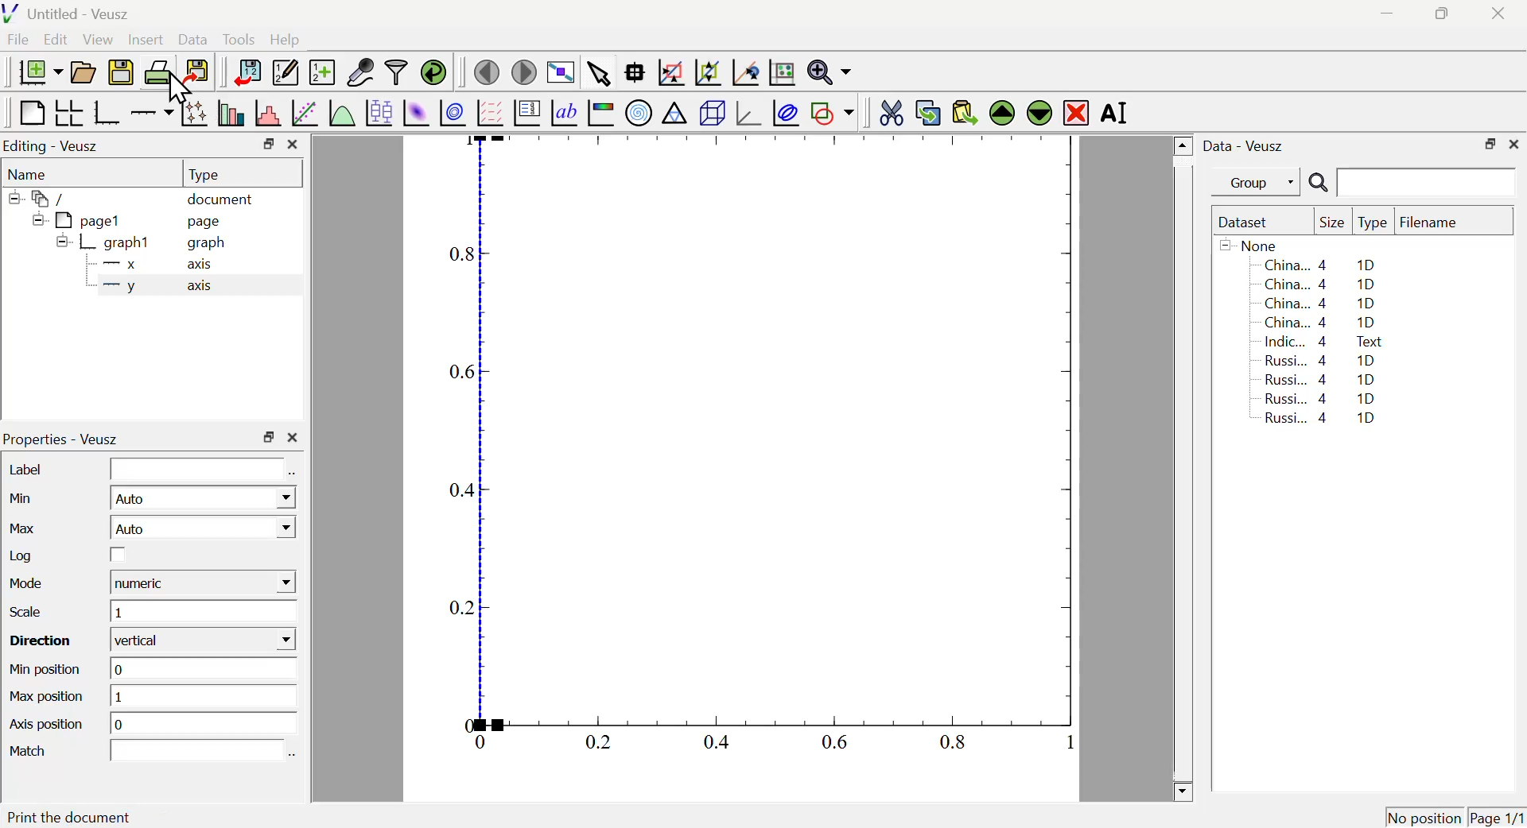 The image size is (1527, 828). Describe the element at coordinates (40, 72) in the screenshot. I see `New Document` at that location.